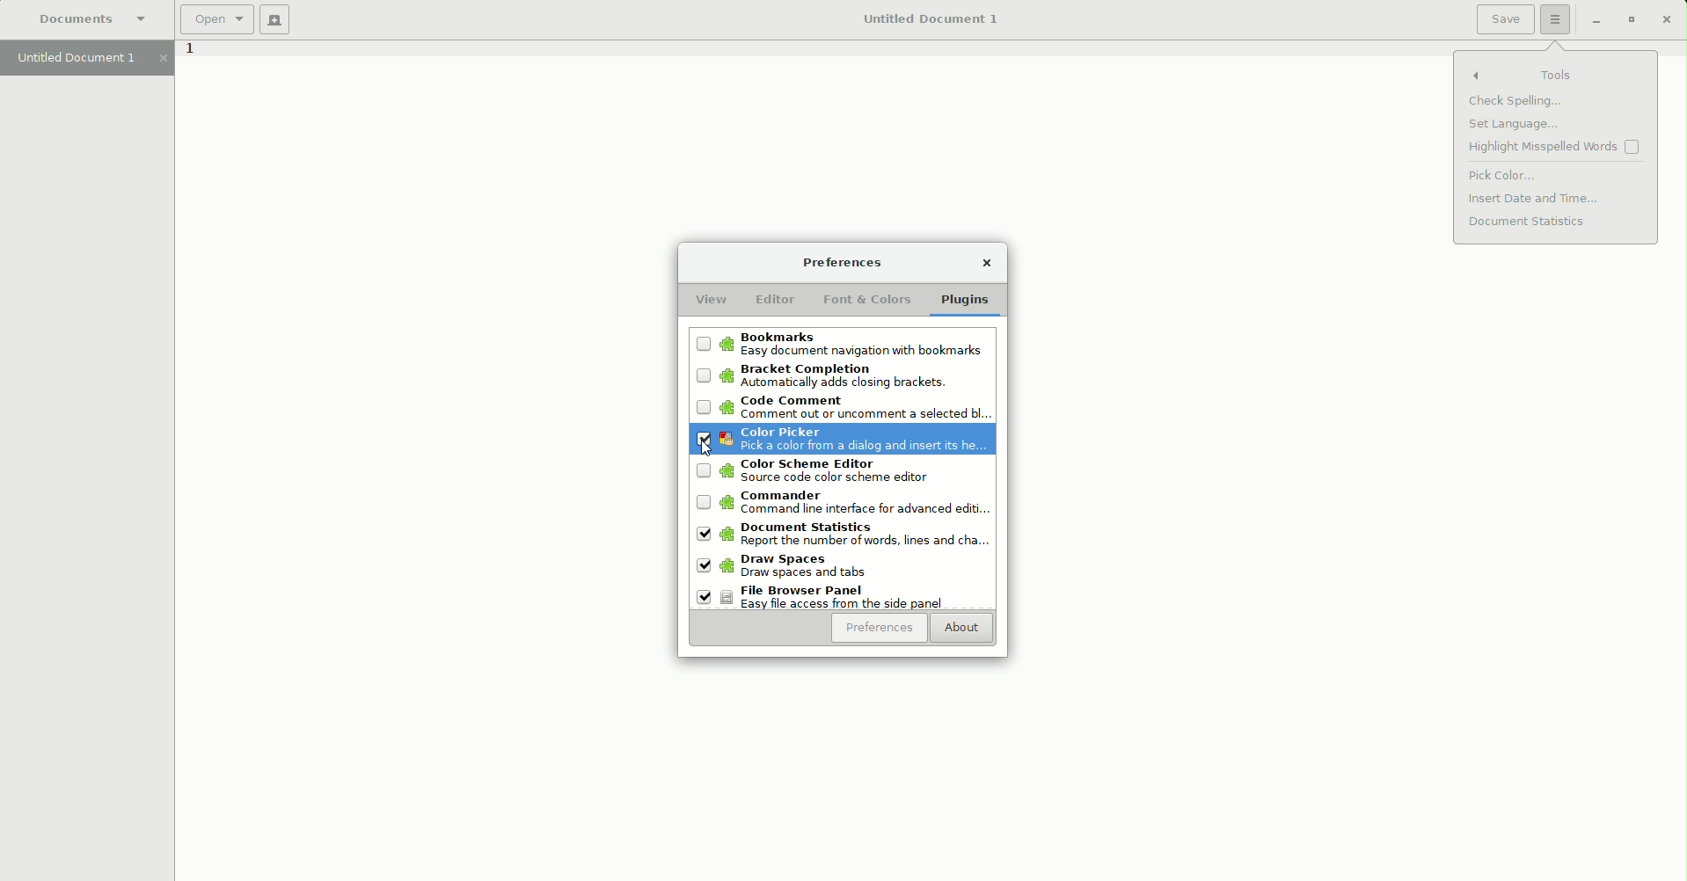  I want to click on Color Scheme editor: Source code color scheme editor, so click(836, 470).